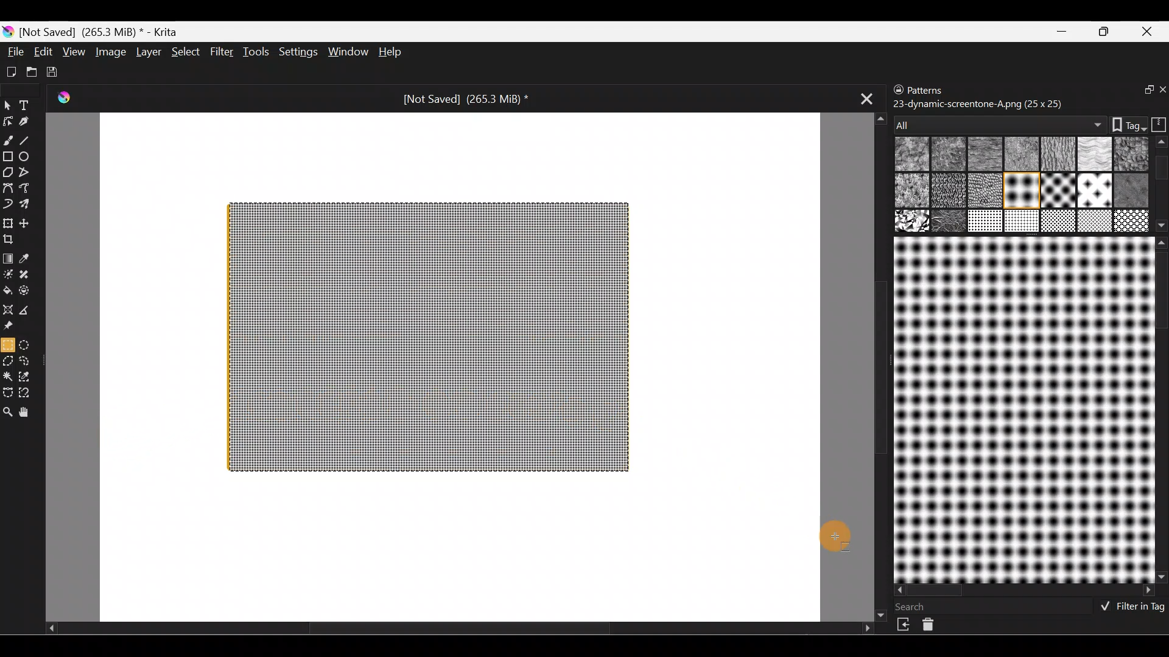 The width and height of the screenshot is (1169, 657). I want to click on Help, so click(391, 51).